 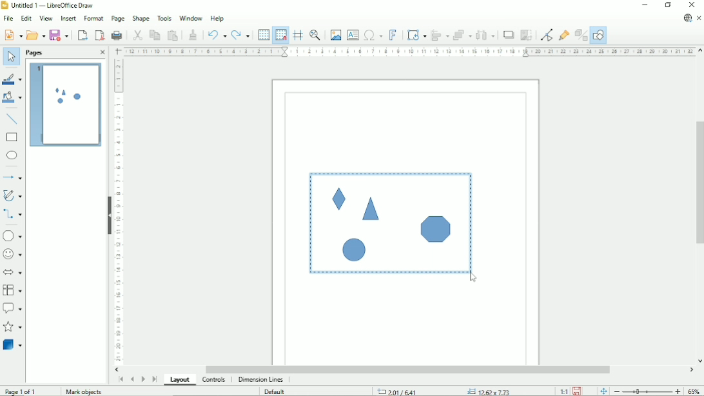 What do you see at coordinates (191, 17) in the screenshot?
I see `Window` at bounding box center [191, 17].